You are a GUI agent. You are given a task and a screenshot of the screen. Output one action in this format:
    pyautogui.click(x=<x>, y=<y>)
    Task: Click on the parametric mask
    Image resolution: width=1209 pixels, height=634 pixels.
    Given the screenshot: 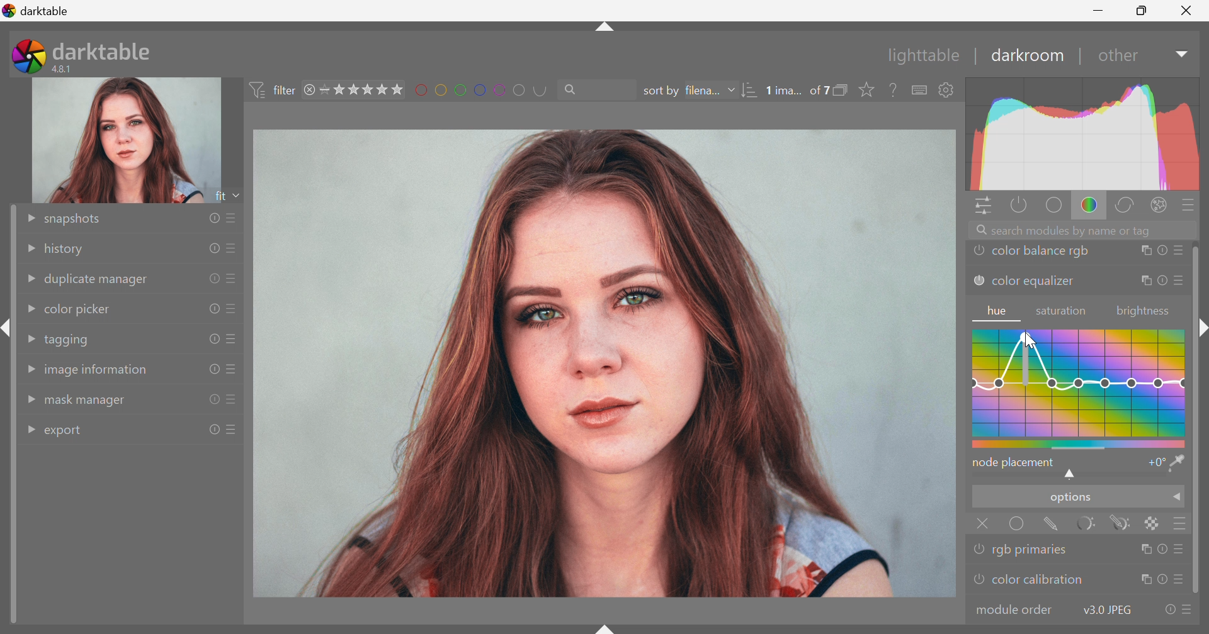 What is the action you would take?
    pyautogui.click(x=1091, y=523)
    